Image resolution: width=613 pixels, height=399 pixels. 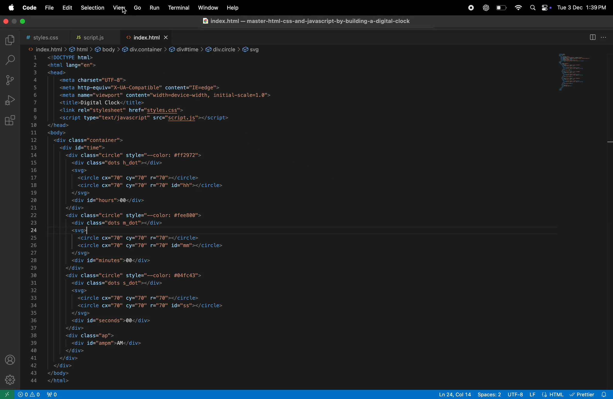 What do you see at coordinates (91, 7) in the screenshot?
I see `selection` at bounding box center [91, 7].